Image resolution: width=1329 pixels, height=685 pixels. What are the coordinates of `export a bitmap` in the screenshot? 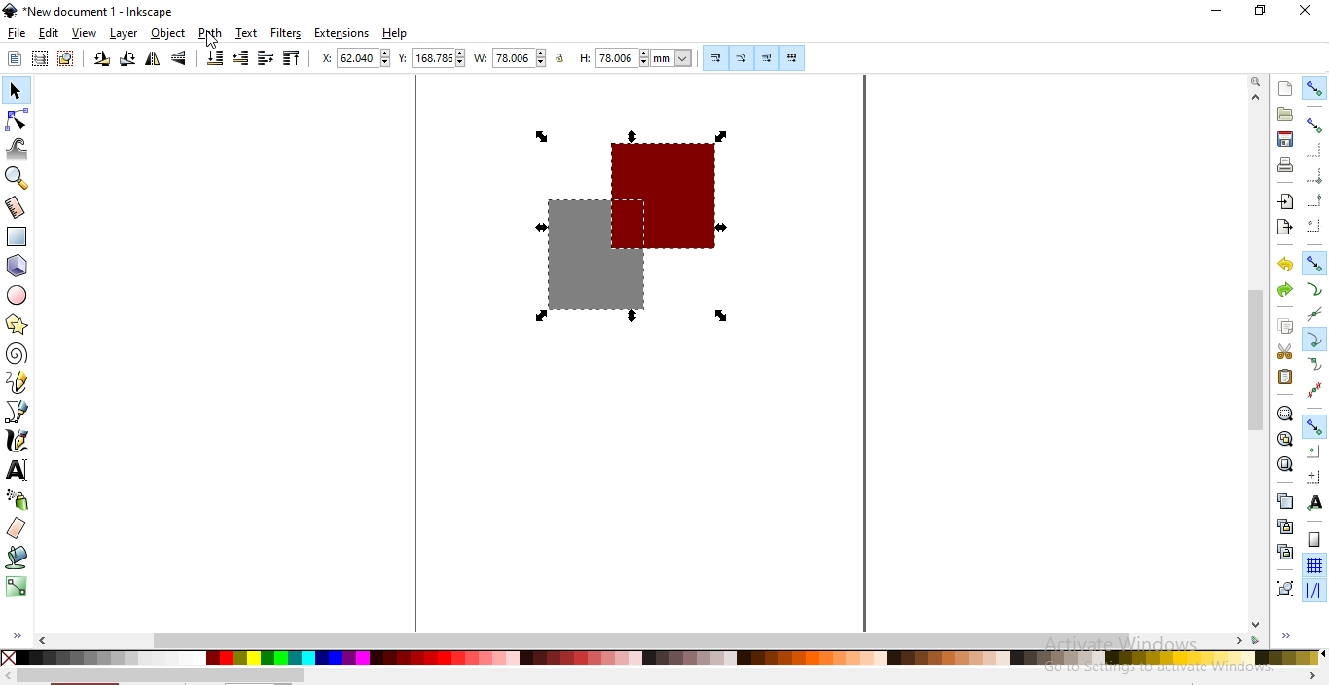 It's located at (1283, 228).